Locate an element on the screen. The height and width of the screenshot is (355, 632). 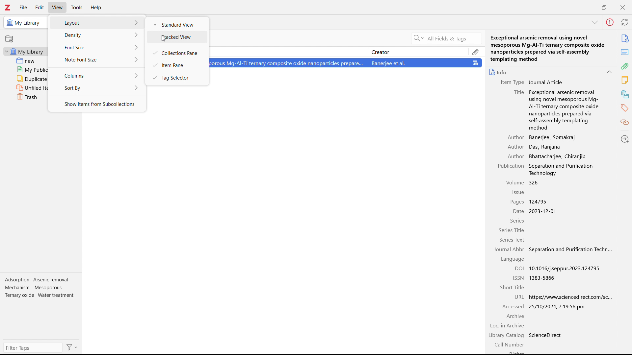
Series Title is located at coordinates (511, 230).